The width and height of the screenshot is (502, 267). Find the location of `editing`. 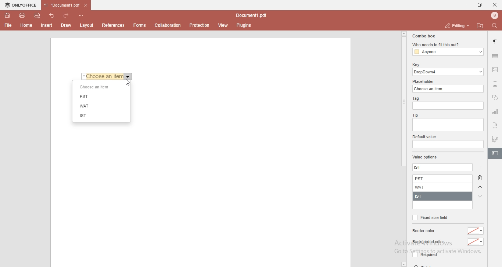

editing is located at coordinates (456, 25).